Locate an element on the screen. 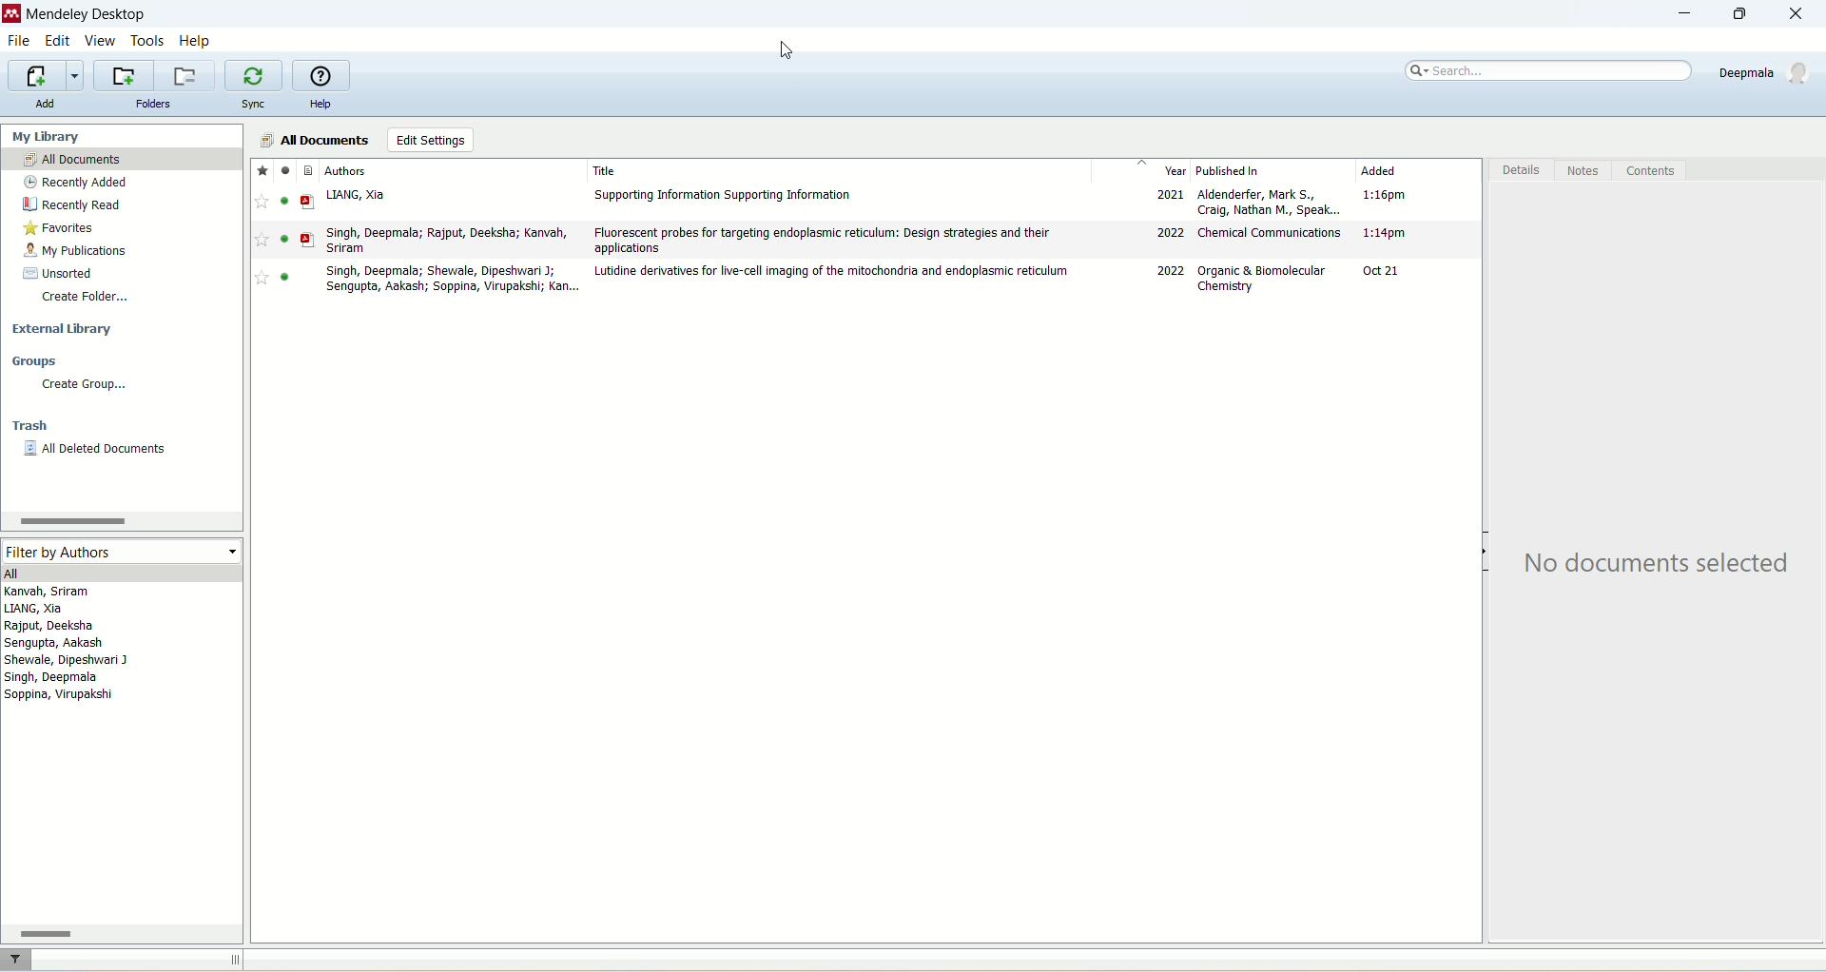  close is located at coordinates (1795, 14).